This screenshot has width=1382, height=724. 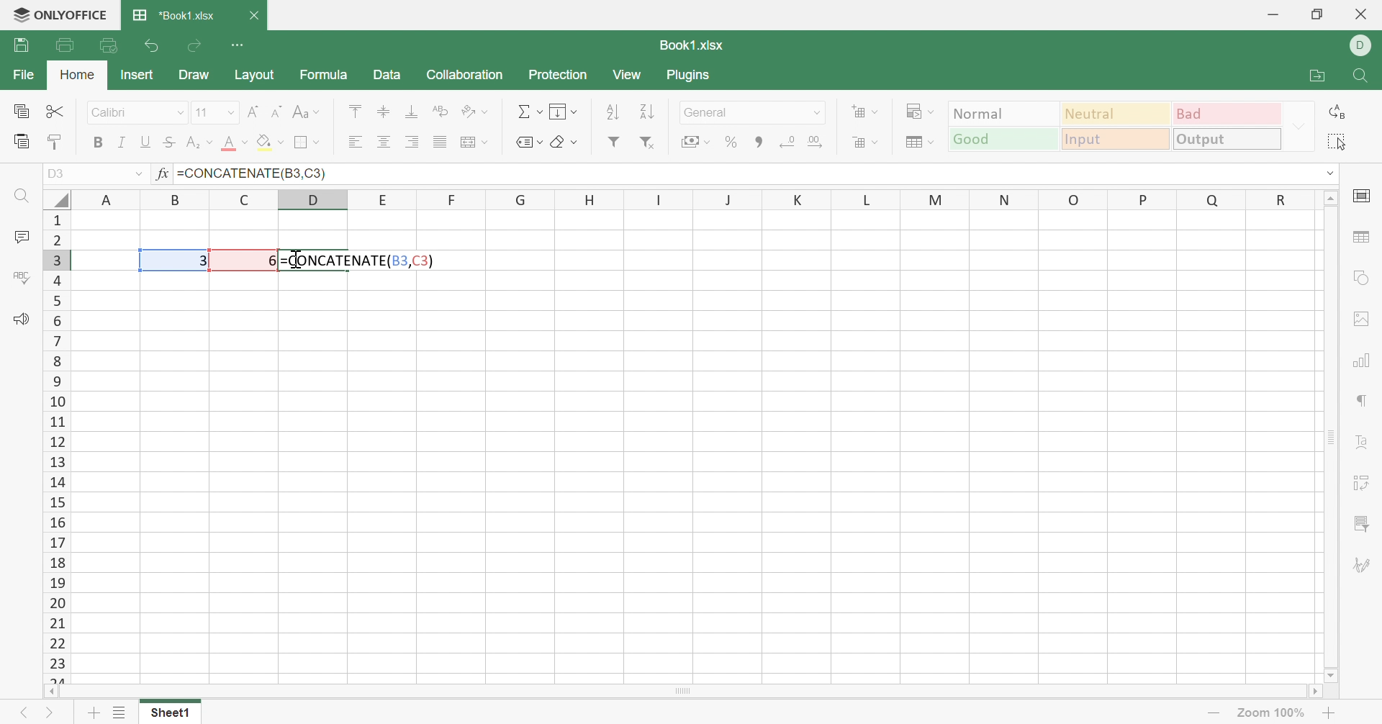 What do you see at coordinates (52, 141) in the screenshot?
I see `Copy style` at bounding box center [52, 141].